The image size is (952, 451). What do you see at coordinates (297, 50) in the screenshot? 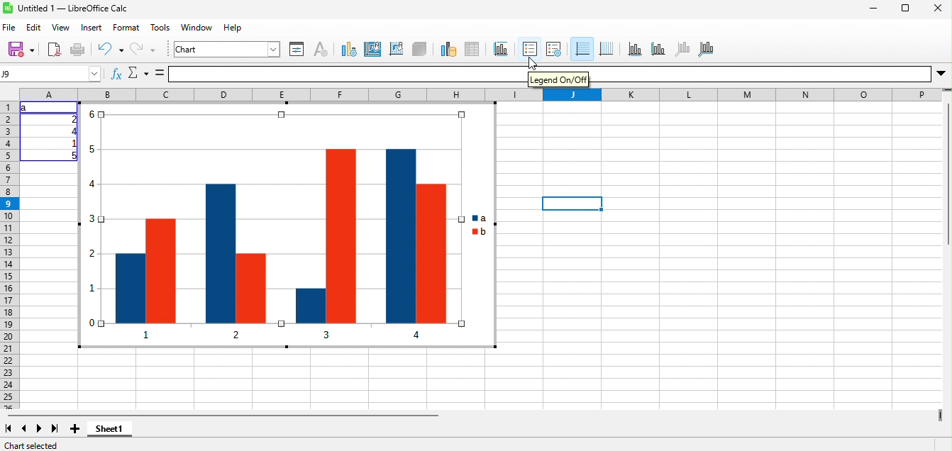
I see `format selection` at bounding box center [297, 50].